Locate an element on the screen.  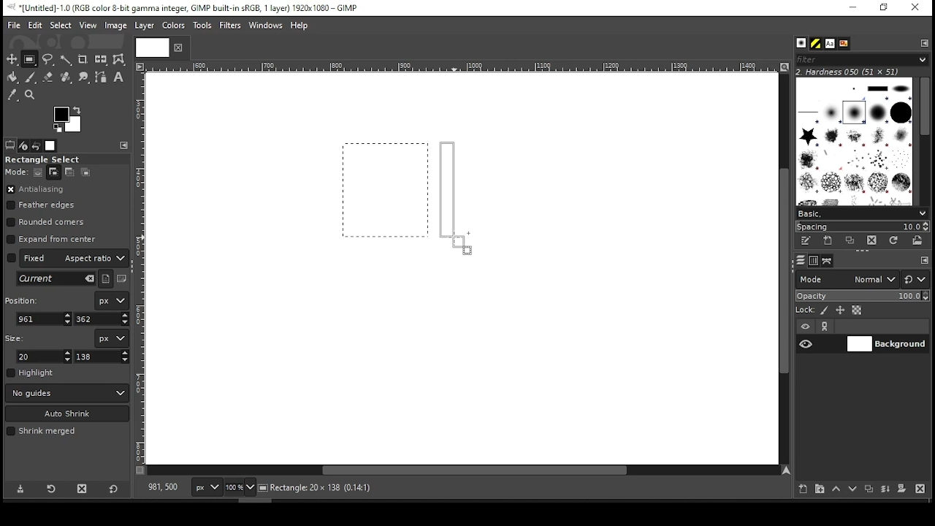
edit is located at coordinates (35, 25).